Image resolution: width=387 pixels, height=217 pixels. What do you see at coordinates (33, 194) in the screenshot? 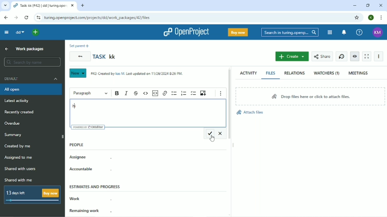
I see `13 days left Buy now` at bounding box center [33, 194].